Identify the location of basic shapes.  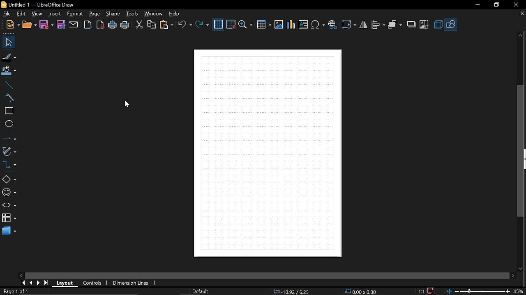
(9, 179).